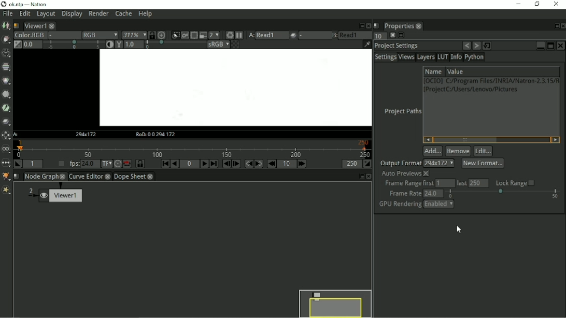  I want to click on Layout, so click(46, 14).